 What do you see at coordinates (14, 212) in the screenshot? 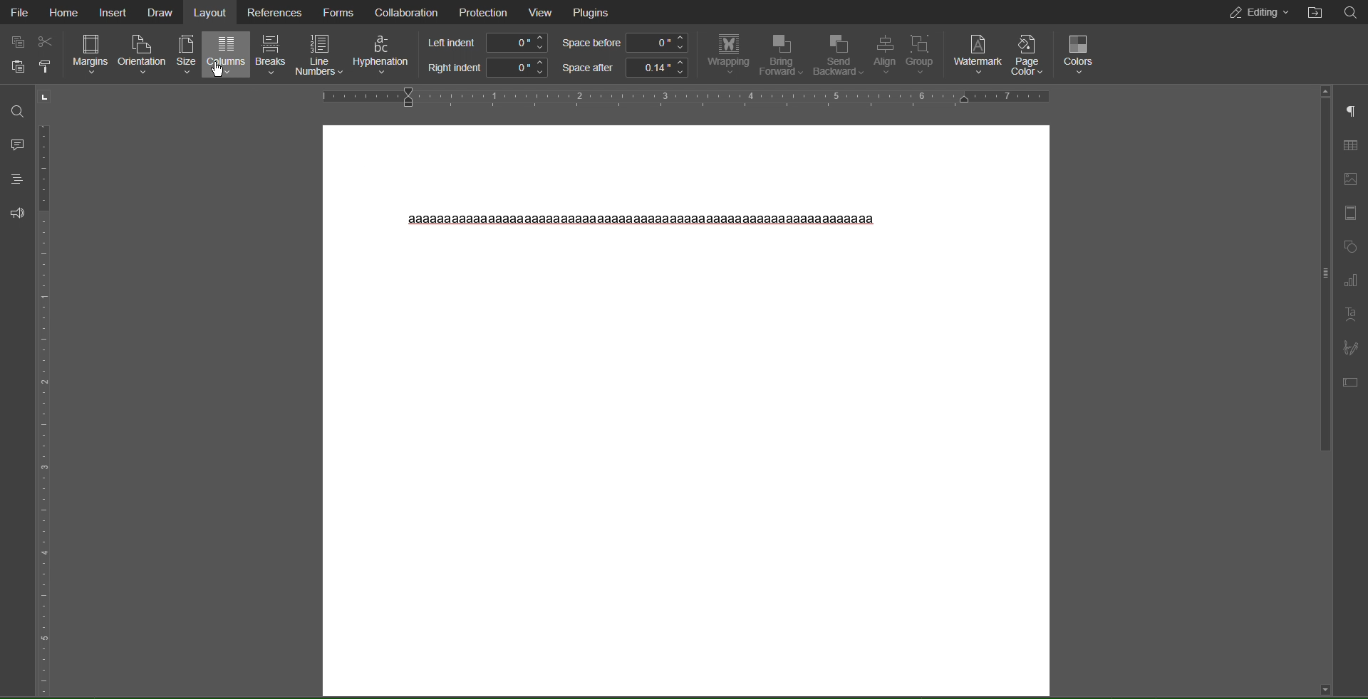
I see `Feedback and Support` at bounding box center [14, 212].